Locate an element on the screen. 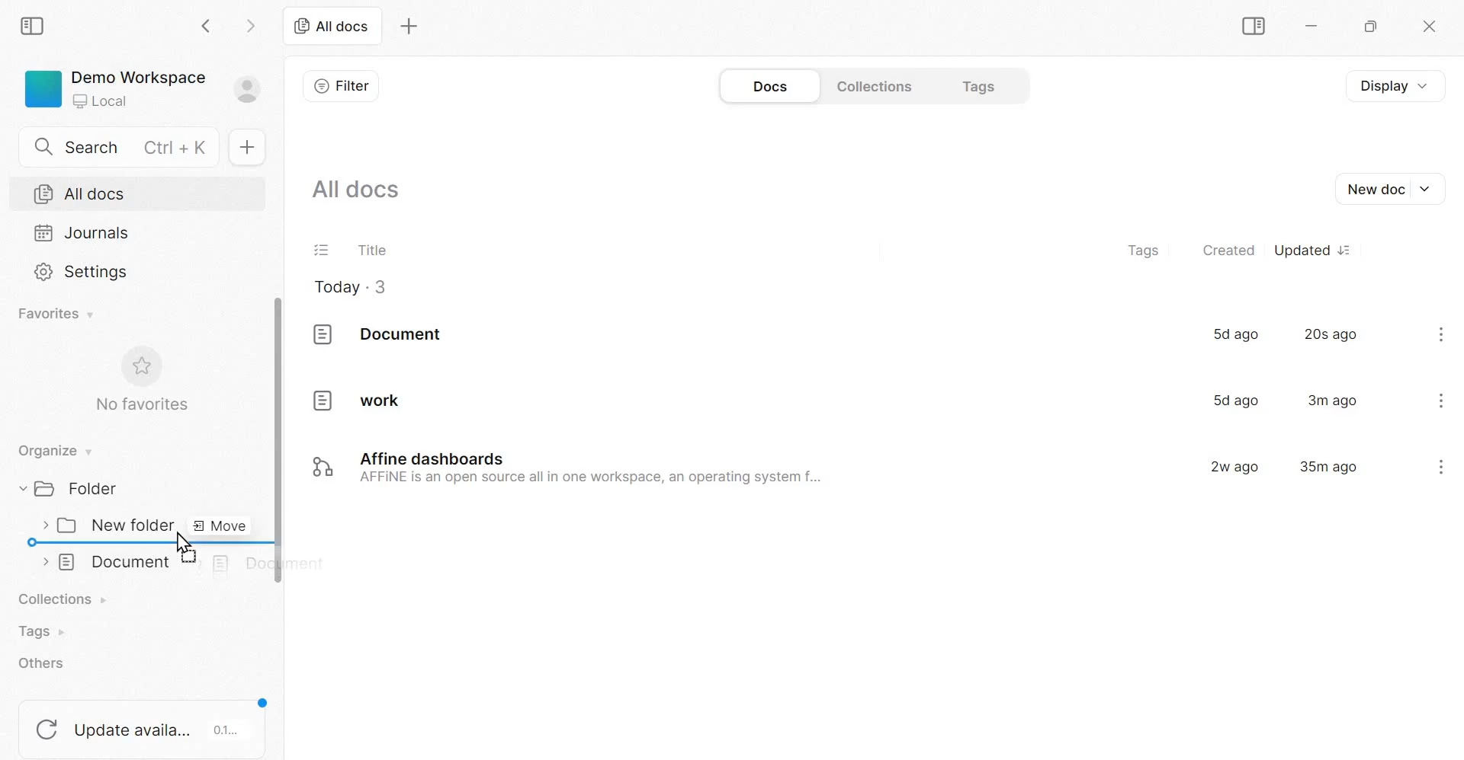 The width and height of the screenshot is (1464, 760). Favorites is located at coordinates (53, 314).